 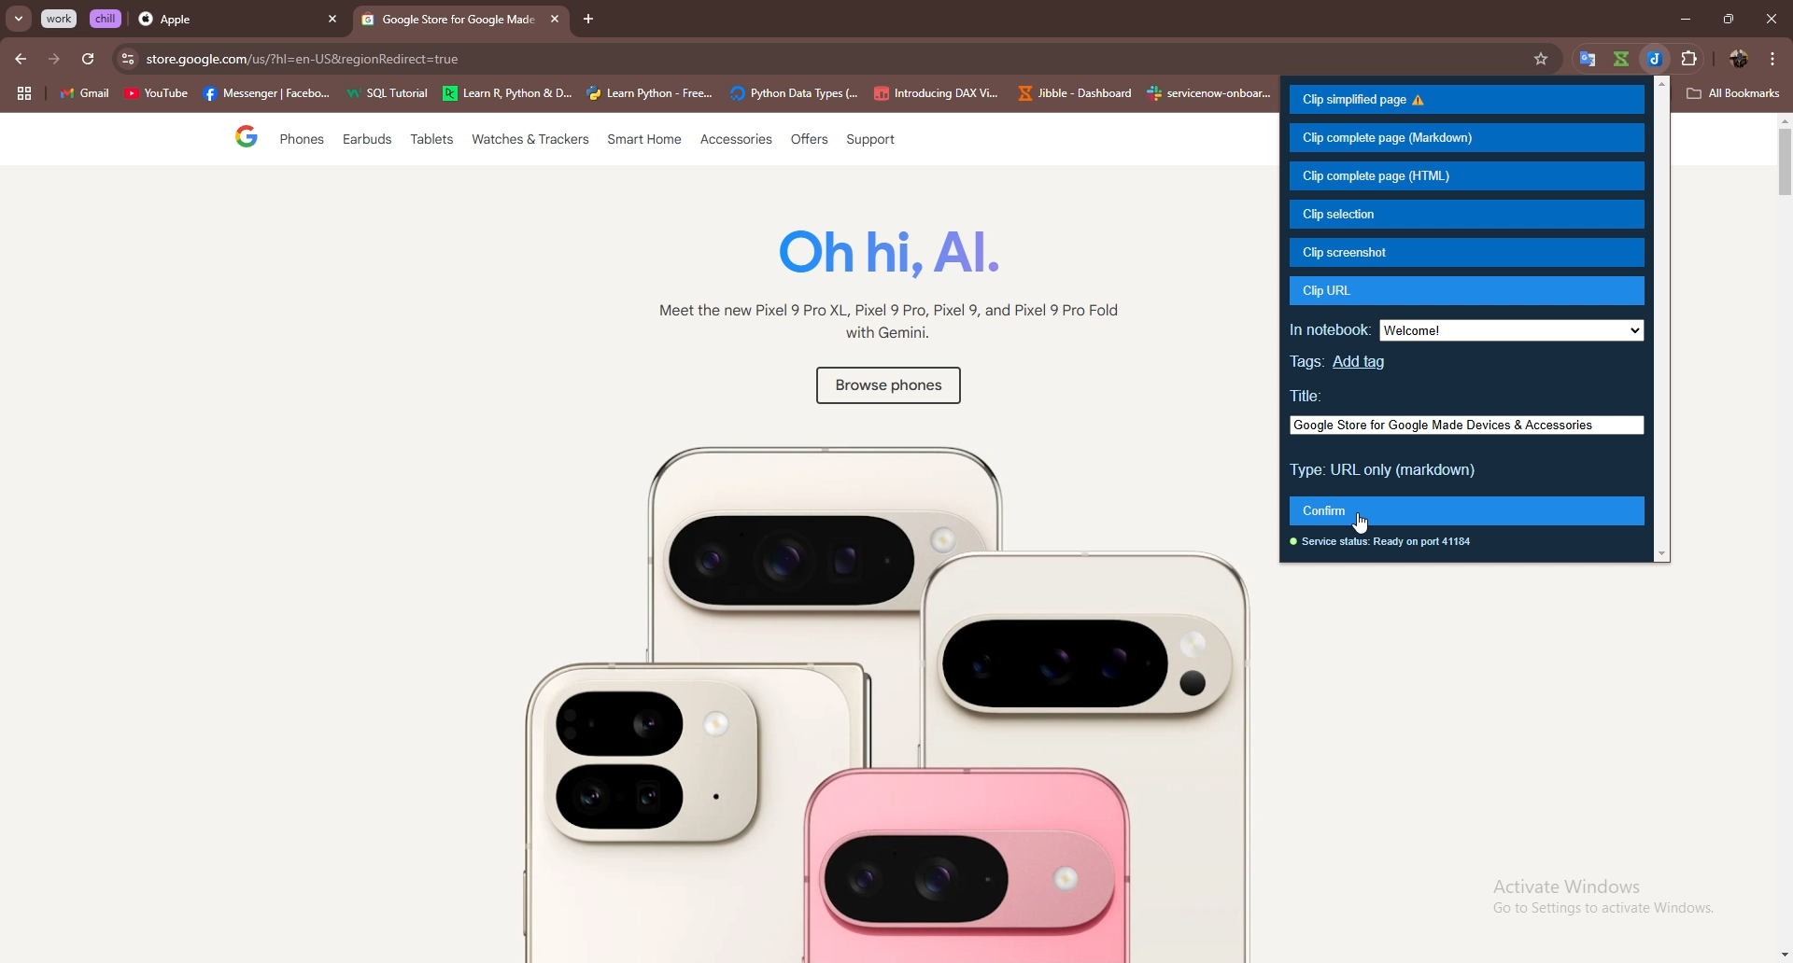 What do you see at coordinates (1735, 60) in the screenshot?
I see `profile` at bounding box center [1735, 60].